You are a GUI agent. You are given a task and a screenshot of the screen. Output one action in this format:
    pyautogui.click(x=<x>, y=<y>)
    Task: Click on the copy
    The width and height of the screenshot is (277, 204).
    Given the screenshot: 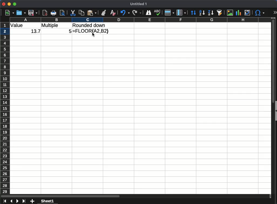 What is the action you would take?
    pyautogui.click(x=82, y=13)
    